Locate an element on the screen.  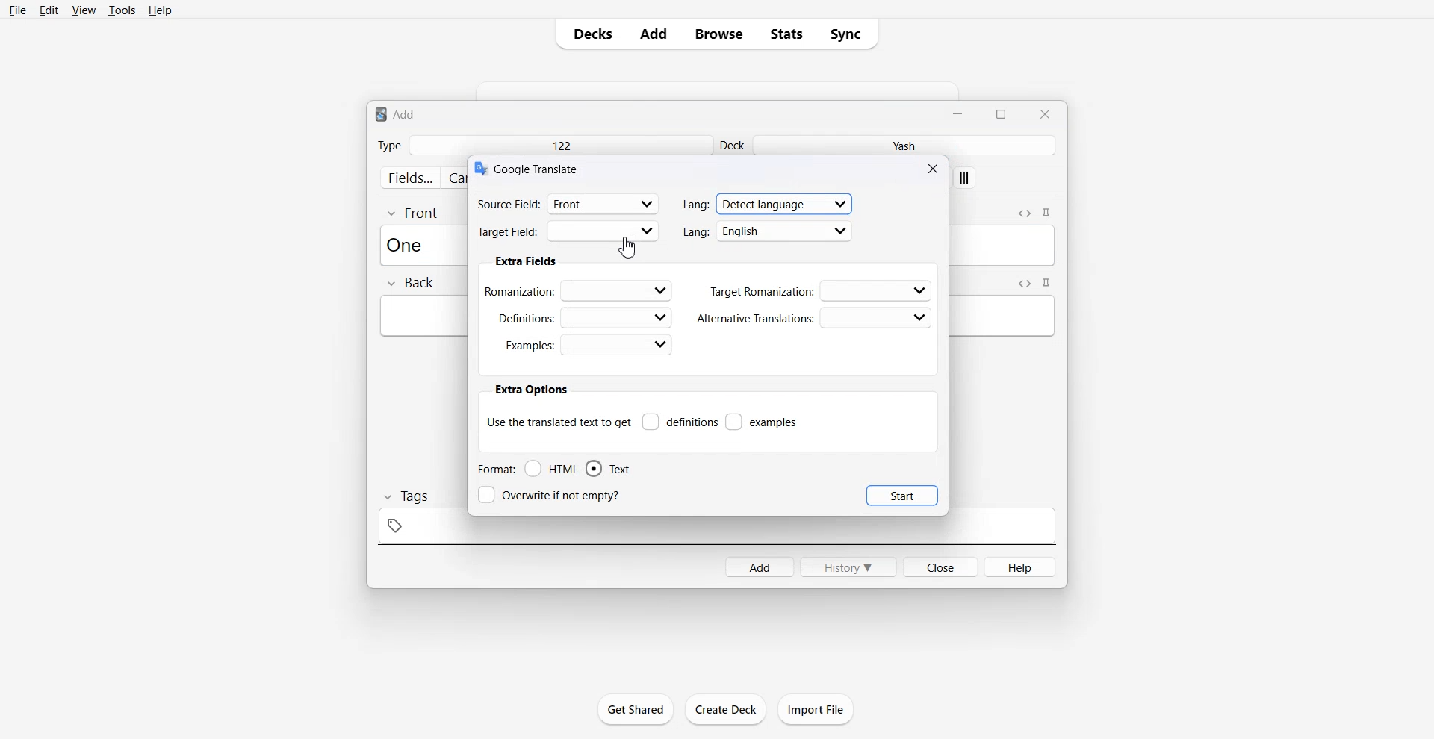
fields  is located at coordinates (409, 178).